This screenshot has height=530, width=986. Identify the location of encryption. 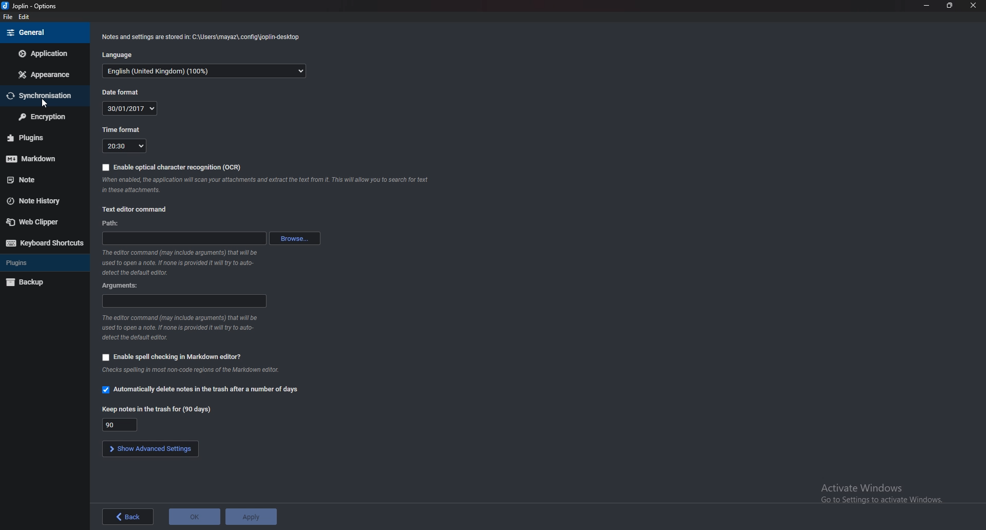
(43, 117).